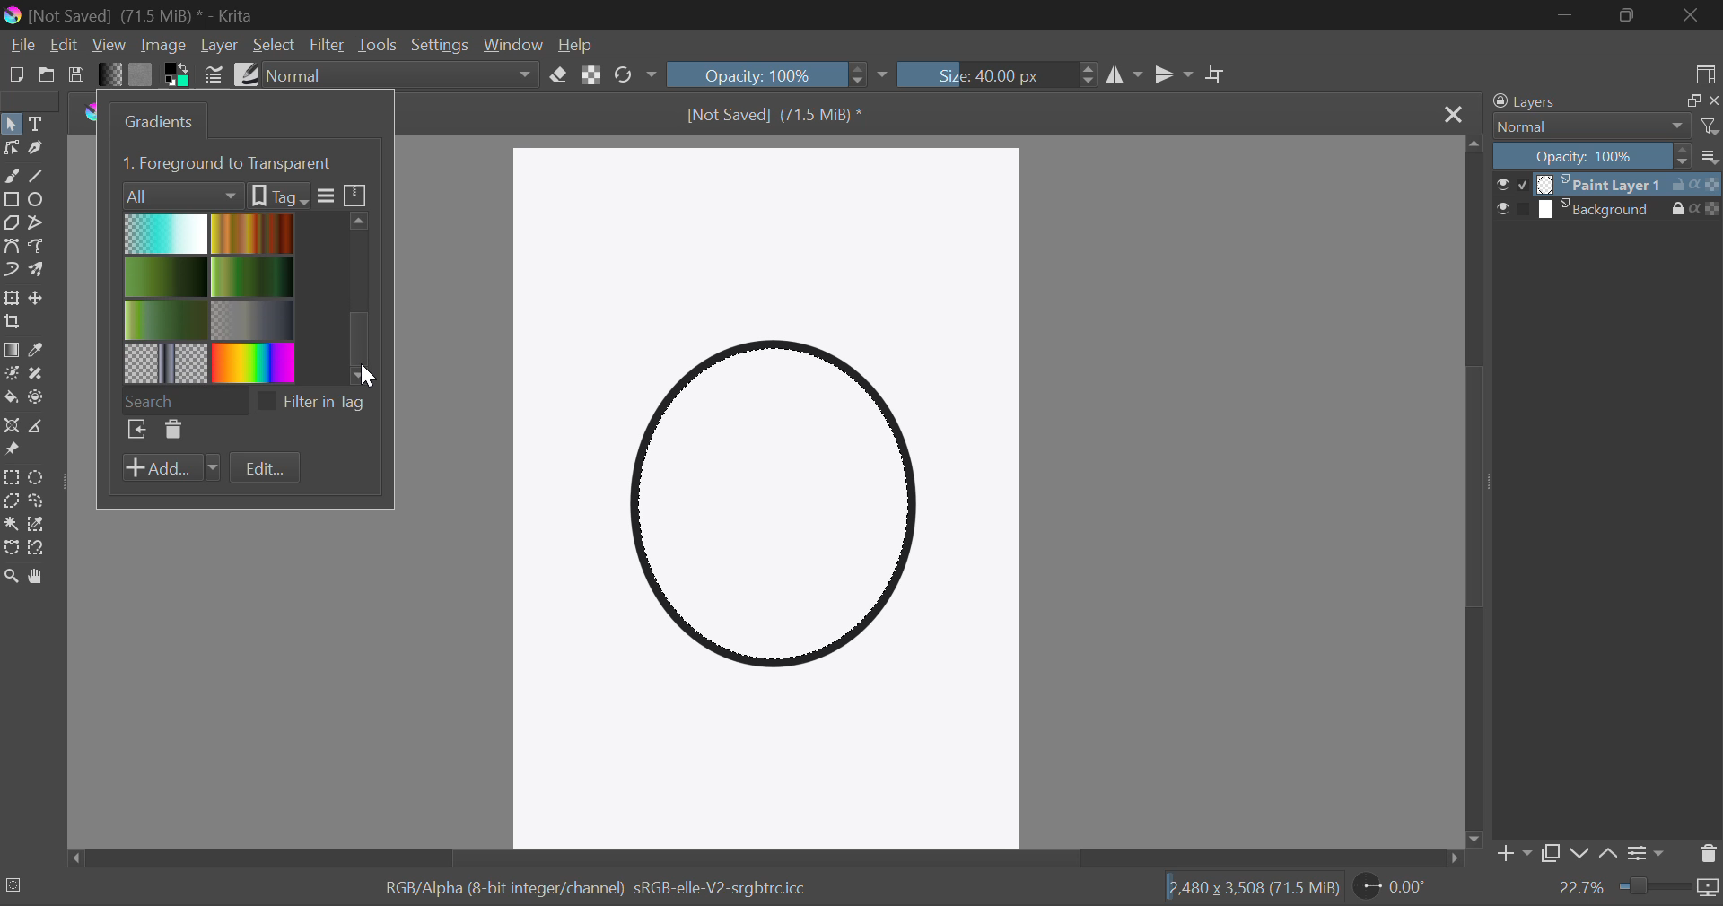 This screenshot has width=1723, height=906. Describe the element at coordinates (885, 76) in the screenshot. I see `dropdown` at that location.